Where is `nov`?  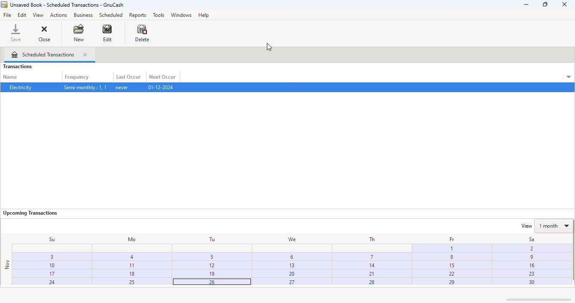 nov is located at coordinates (7, 265).